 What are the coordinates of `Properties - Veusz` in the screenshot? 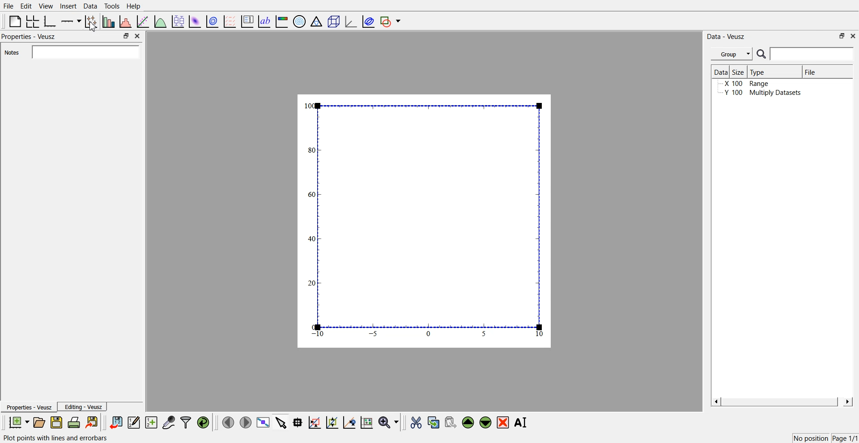 It's located at (31, 37).